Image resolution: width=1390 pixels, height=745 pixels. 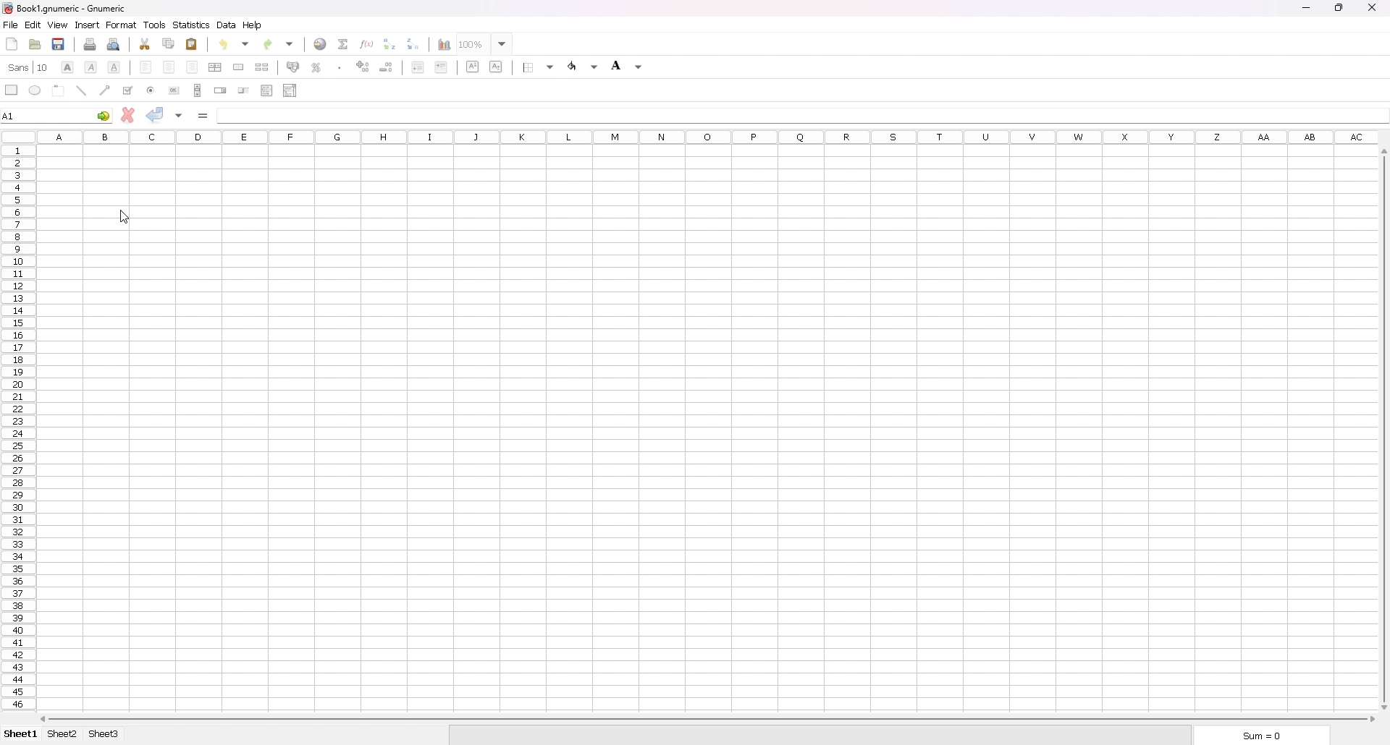 I want to click on paste, so click(x=193, y=43).